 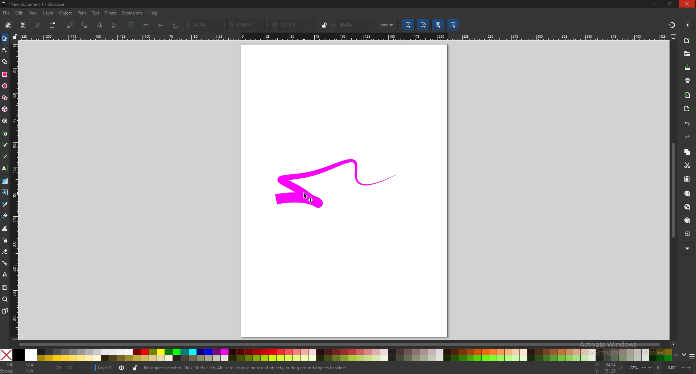 What do you see at coordinates (39, 25) in the screenshot?
I see `deselect` at bounding box center [39, 25].